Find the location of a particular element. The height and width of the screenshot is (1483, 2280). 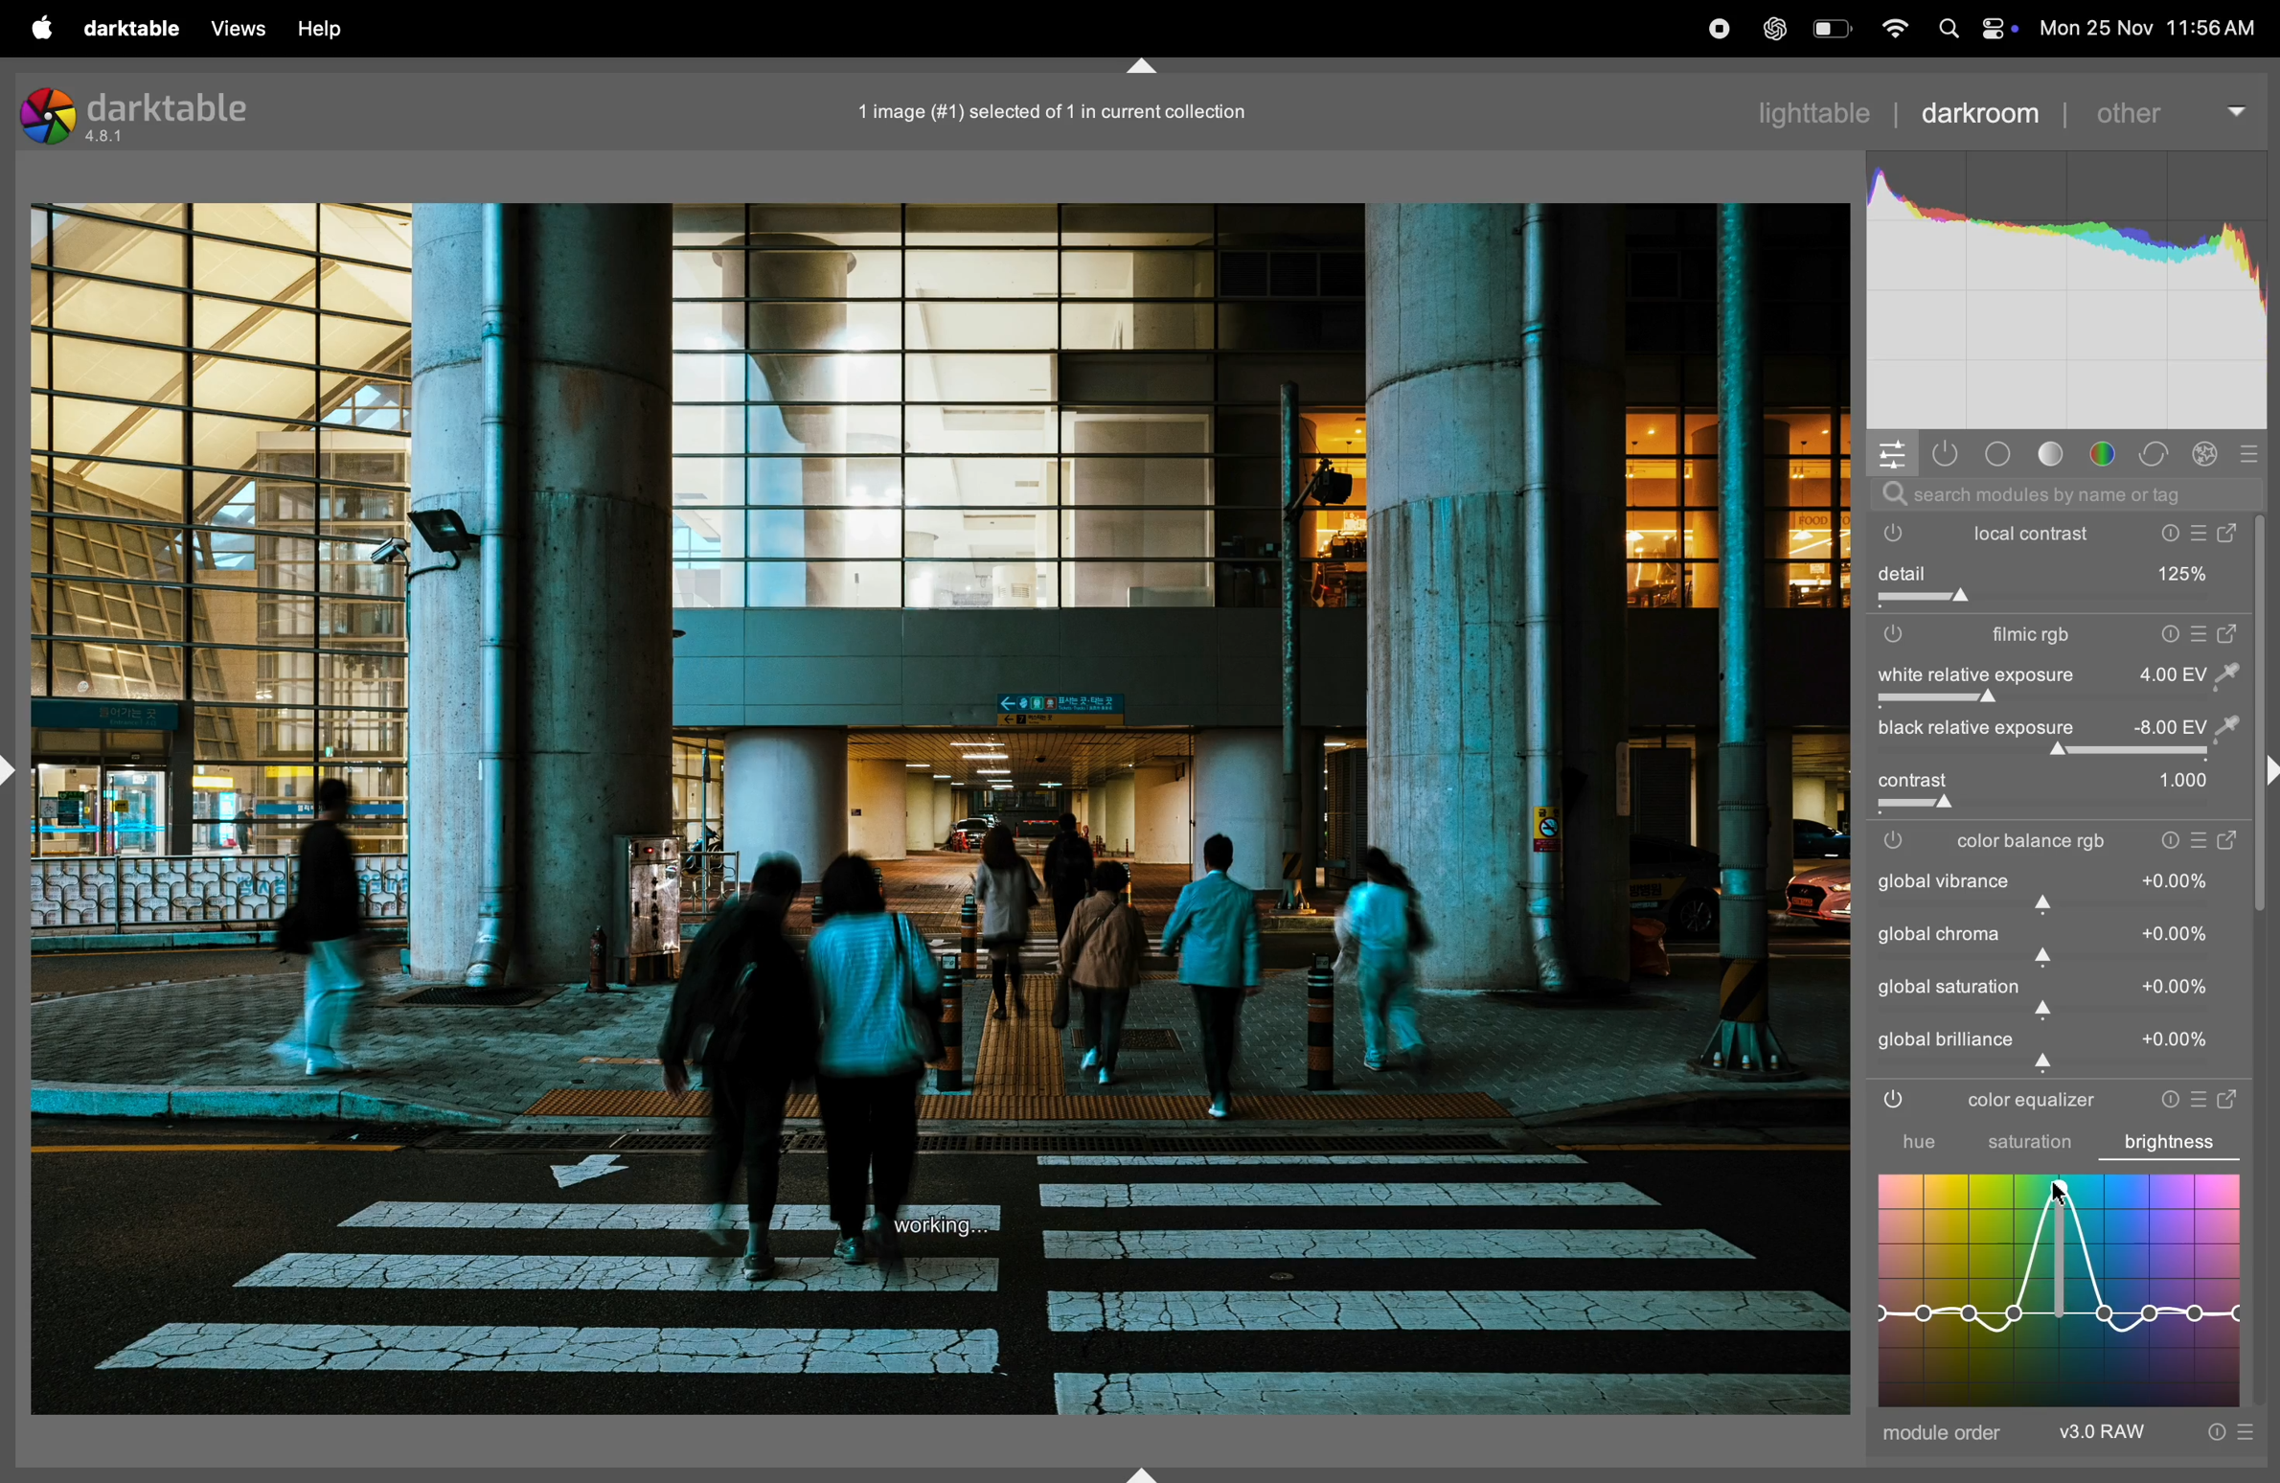

quick panel is located at coordinates (1893, 452).